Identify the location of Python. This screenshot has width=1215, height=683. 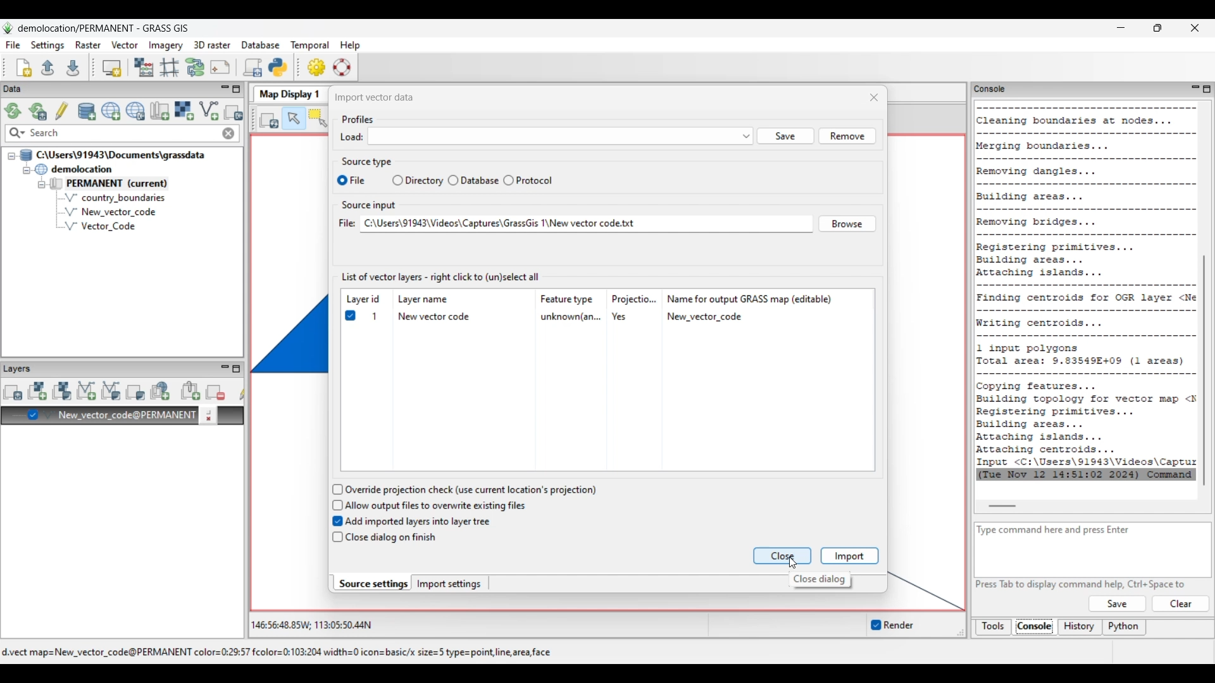
(1125, 628).